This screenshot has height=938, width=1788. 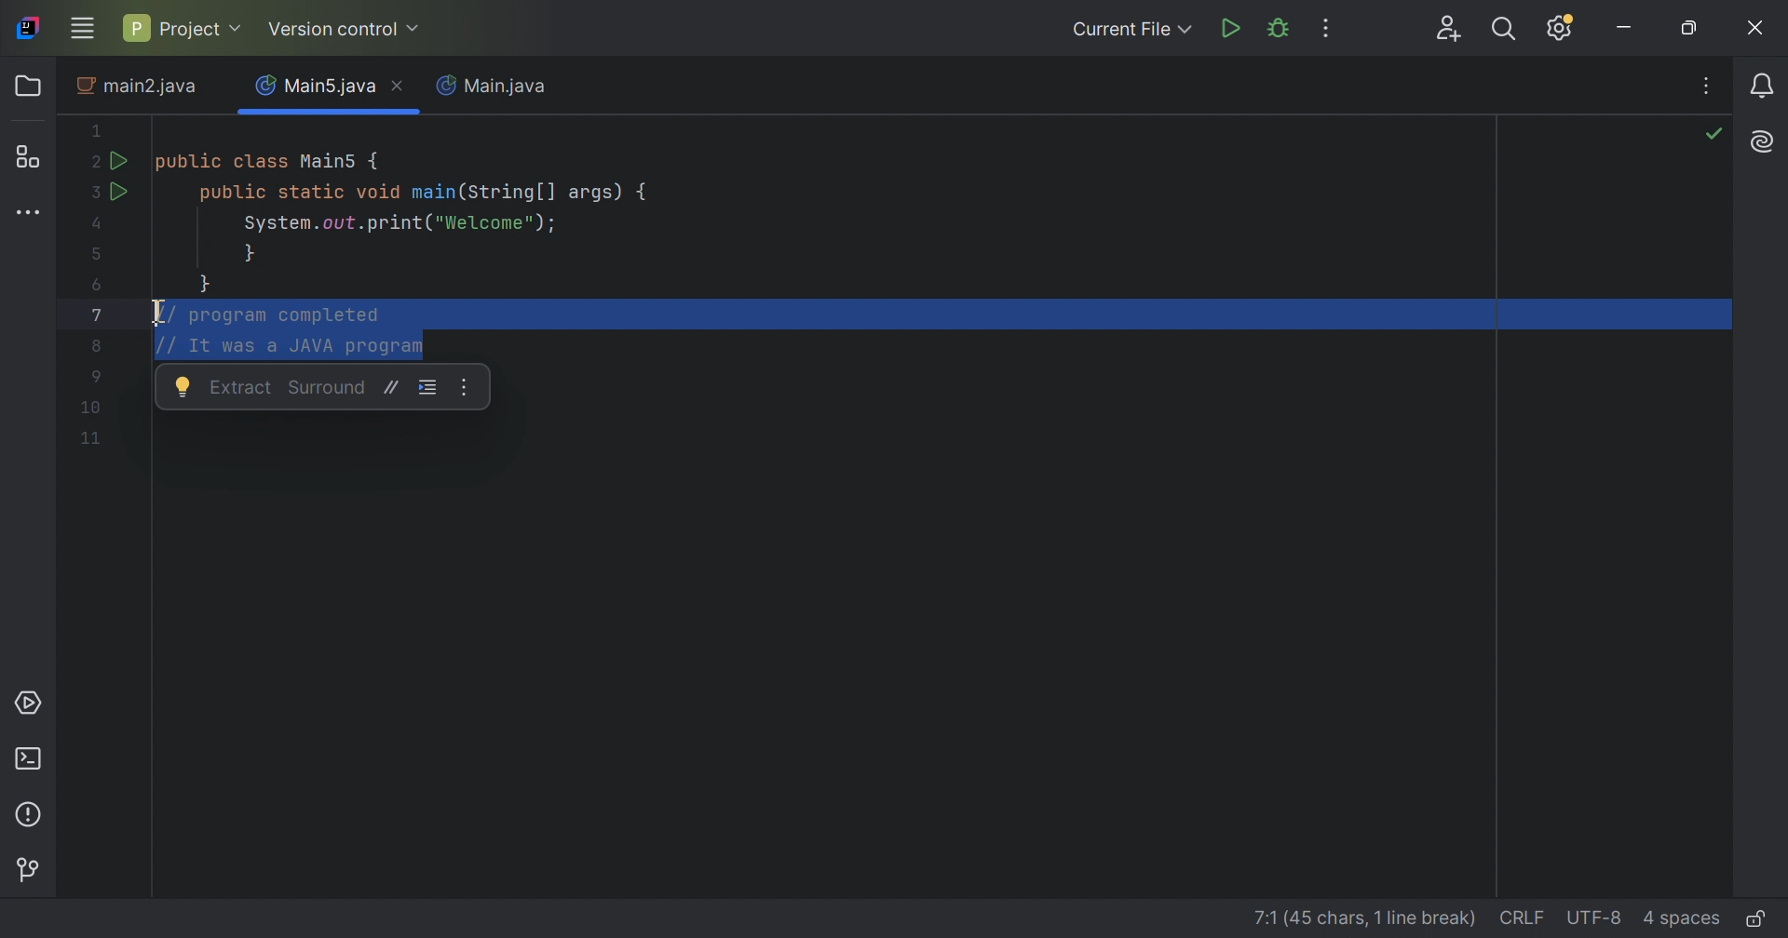 What do you see at coordinates (139, 89) in the screenshot?
I see `main2.java` at bounding box center [139, 89].